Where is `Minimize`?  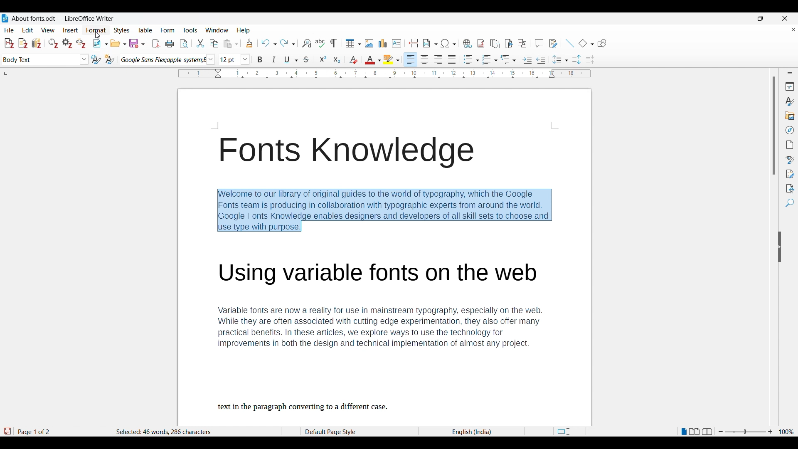 Minimize is located at coordinates (736, 18).